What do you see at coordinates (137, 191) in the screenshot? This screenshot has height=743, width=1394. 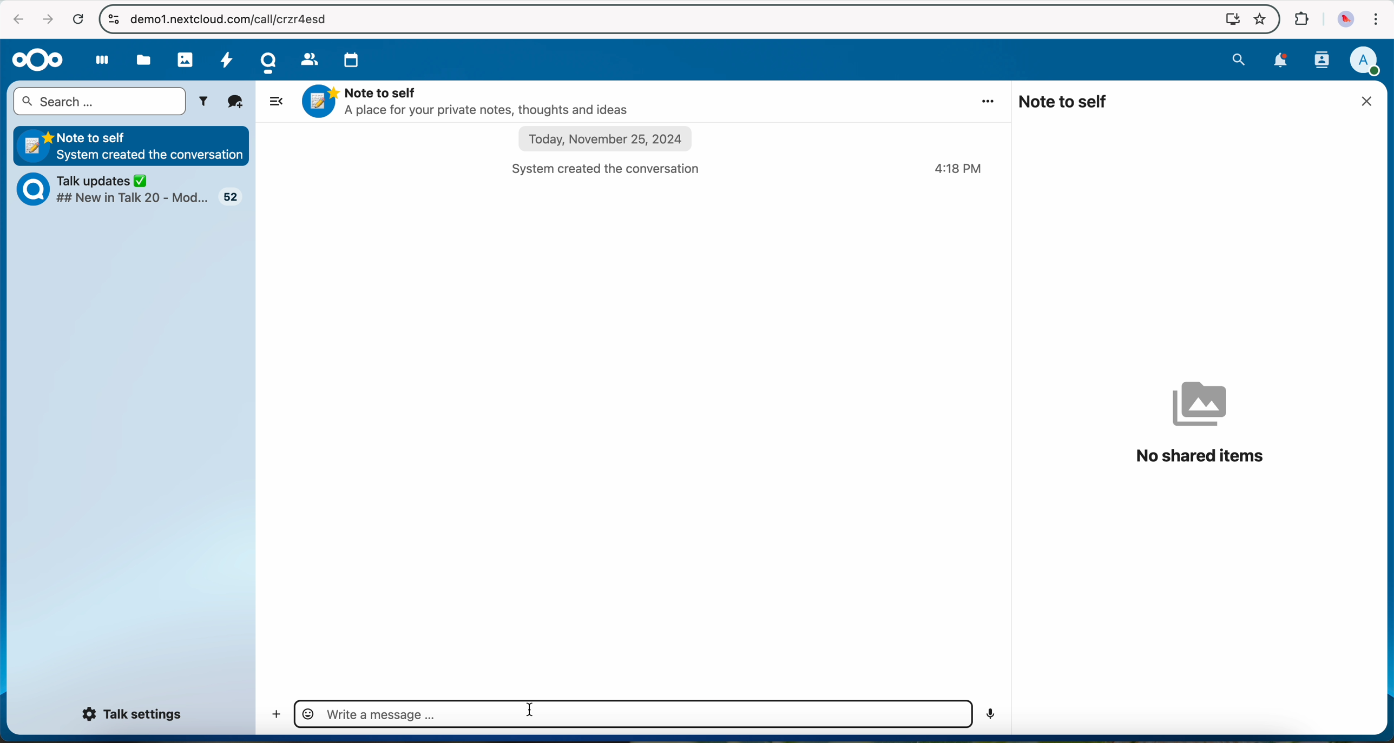 I see `Talk updates` at bounding box center [137, 191].